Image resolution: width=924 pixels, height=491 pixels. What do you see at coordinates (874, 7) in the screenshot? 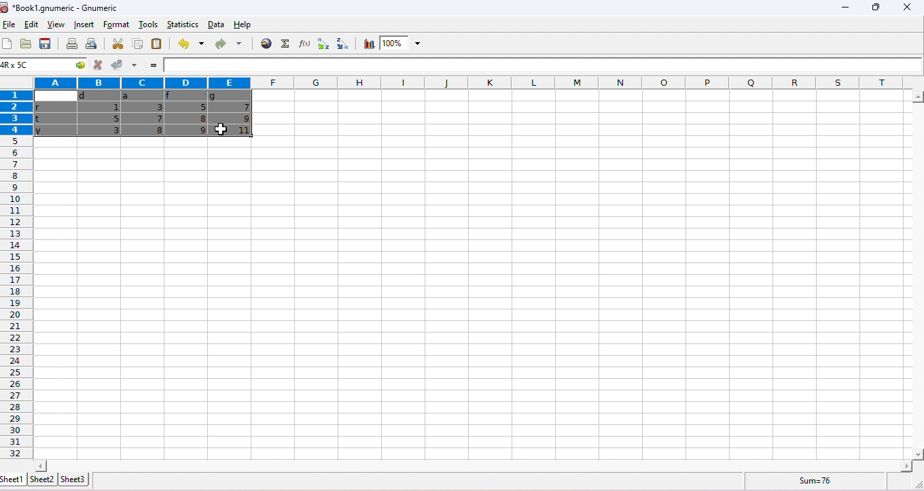
I see `maximize` at bounding box center [874, 7].